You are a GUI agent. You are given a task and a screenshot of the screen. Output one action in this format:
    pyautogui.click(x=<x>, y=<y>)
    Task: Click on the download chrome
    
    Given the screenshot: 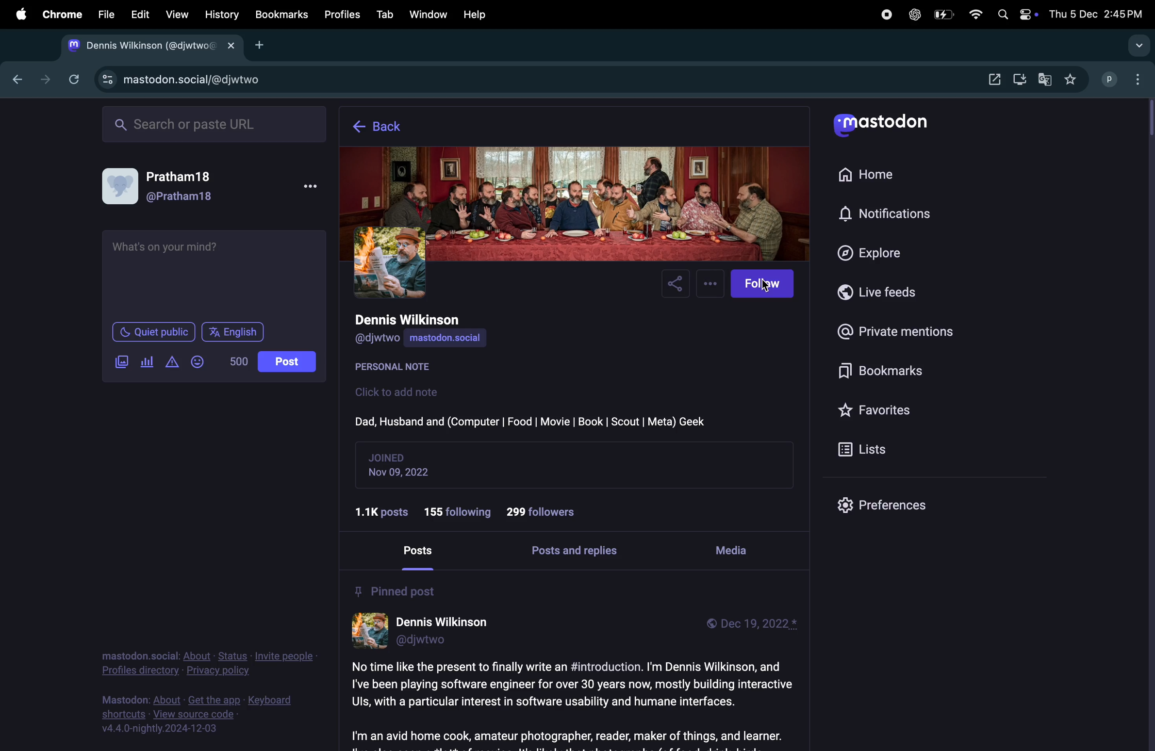 What is the action you would take?
    pyautogui.click(x=1020, y=80)
    